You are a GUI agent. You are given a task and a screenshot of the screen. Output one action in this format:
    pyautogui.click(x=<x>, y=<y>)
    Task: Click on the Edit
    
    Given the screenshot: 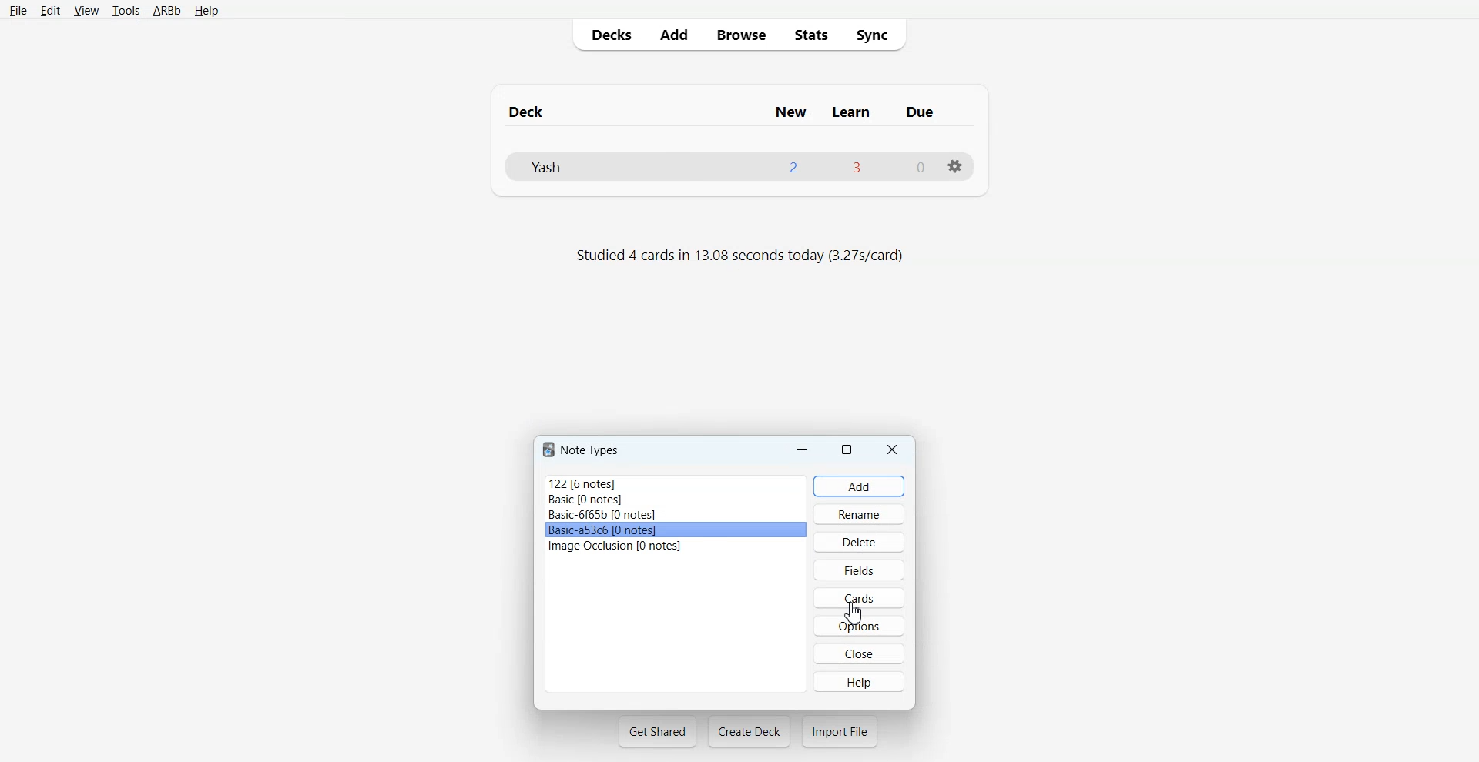 What is the action you would take?
    pyautogui.click(x=51, y=11)
    